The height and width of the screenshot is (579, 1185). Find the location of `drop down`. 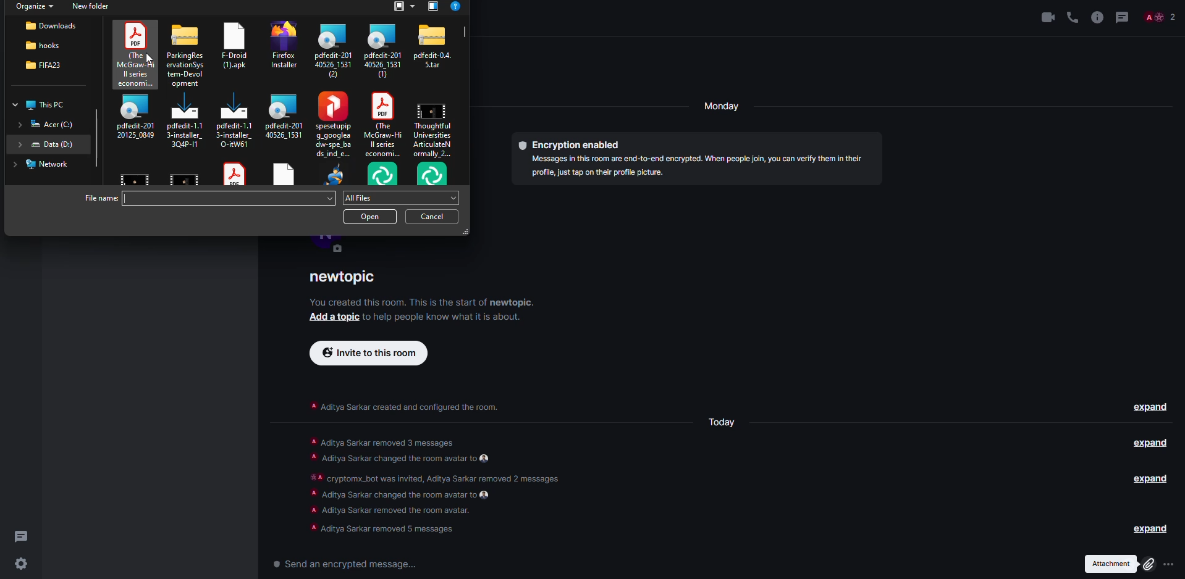

drop down is located at coordinates (455, 197).